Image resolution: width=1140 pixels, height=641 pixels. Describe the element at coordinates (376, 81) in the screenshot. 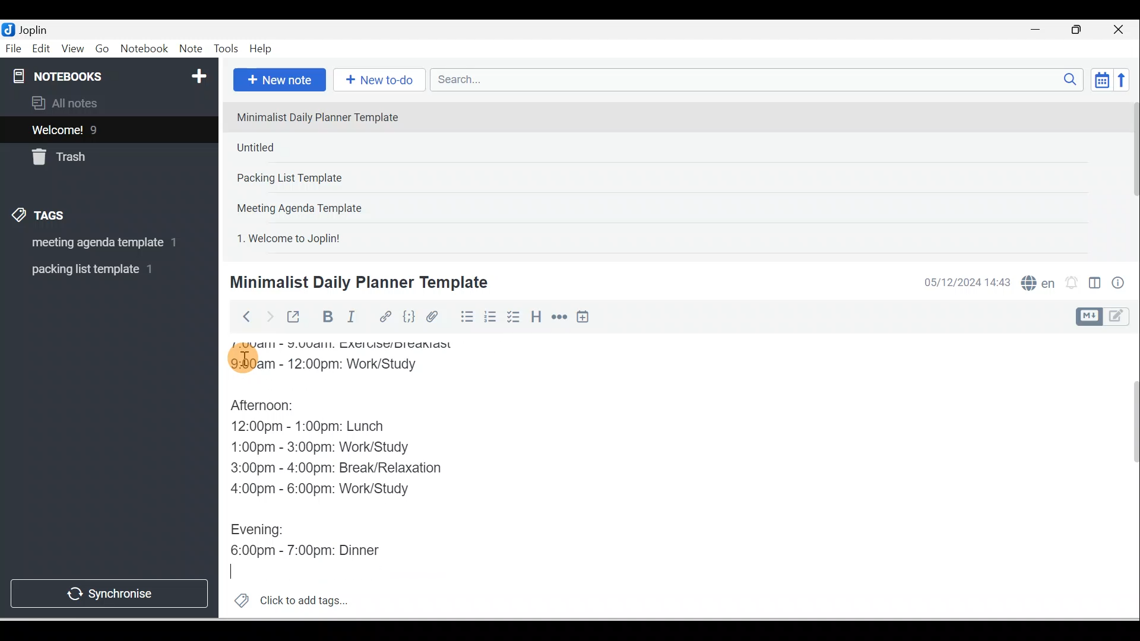

I see `New to-do` at that location.